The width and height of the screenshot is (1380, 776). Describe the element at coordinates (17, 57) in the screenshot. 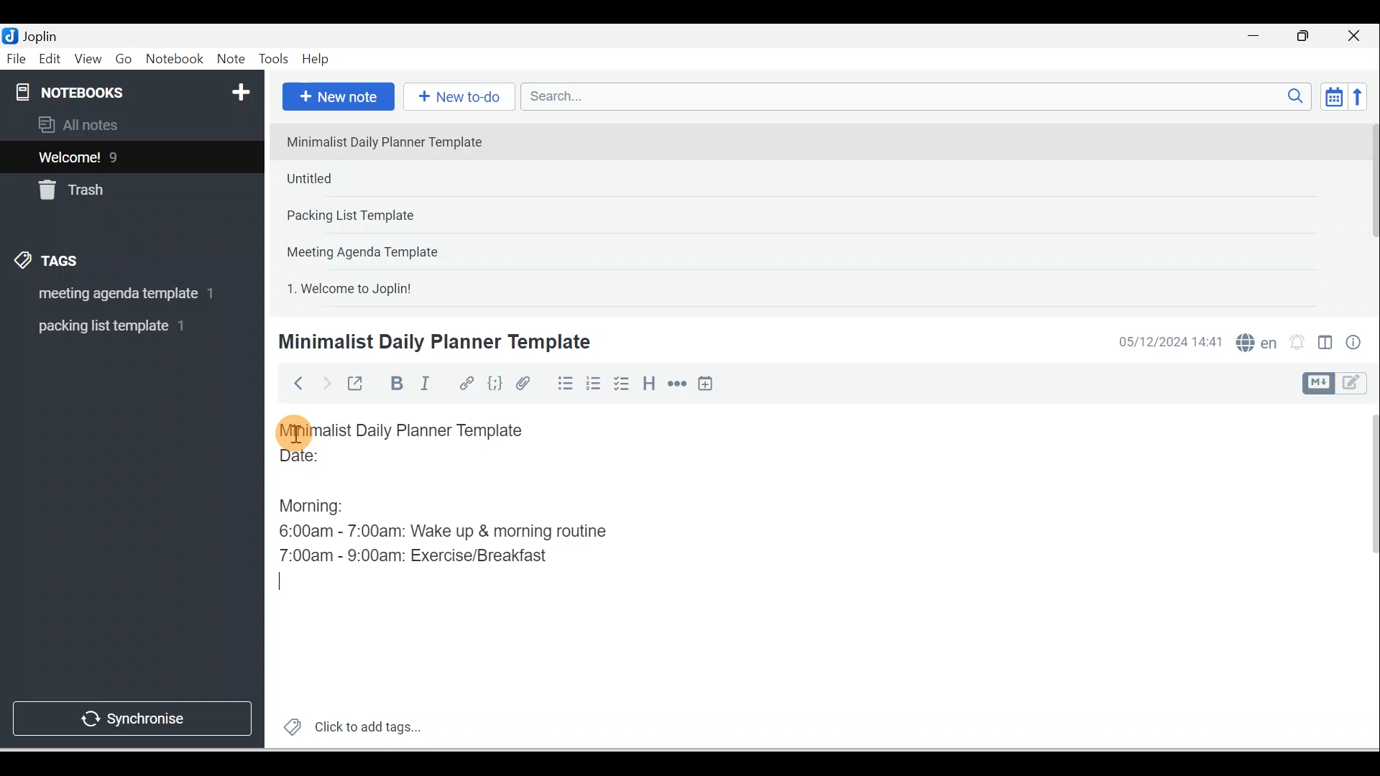

I see `File` at that location.